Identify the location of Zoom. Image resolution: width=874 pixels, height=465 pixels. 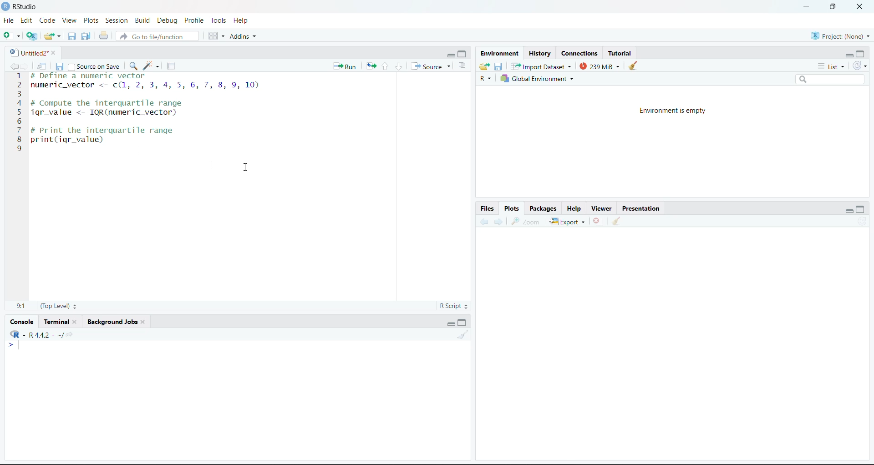
(528, 222).